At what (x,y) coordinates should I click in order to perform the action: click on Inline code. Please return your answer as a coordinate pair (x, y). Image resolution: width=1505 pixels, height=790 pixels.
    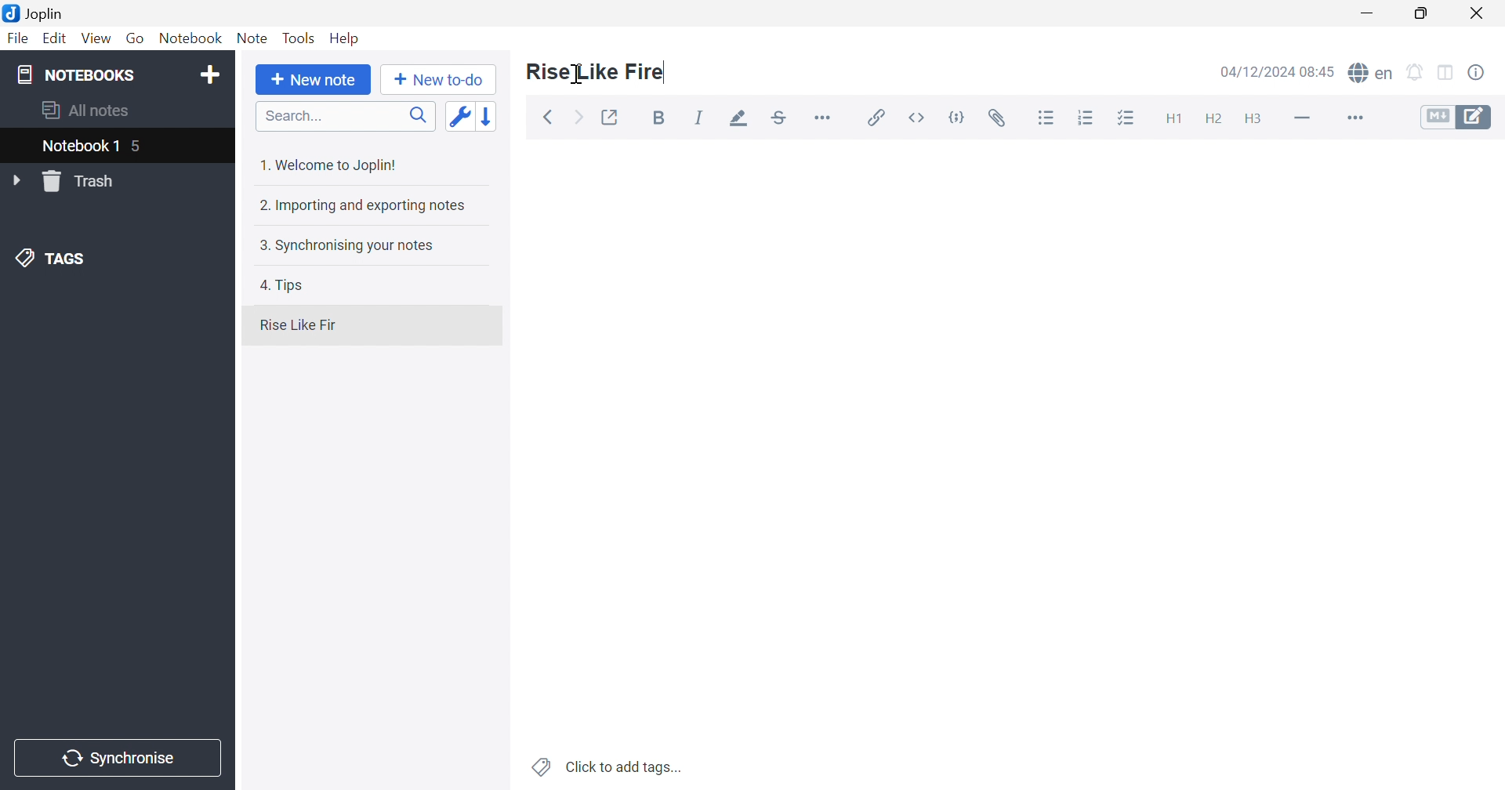
    Looking at the image, I should click on (918, 118).